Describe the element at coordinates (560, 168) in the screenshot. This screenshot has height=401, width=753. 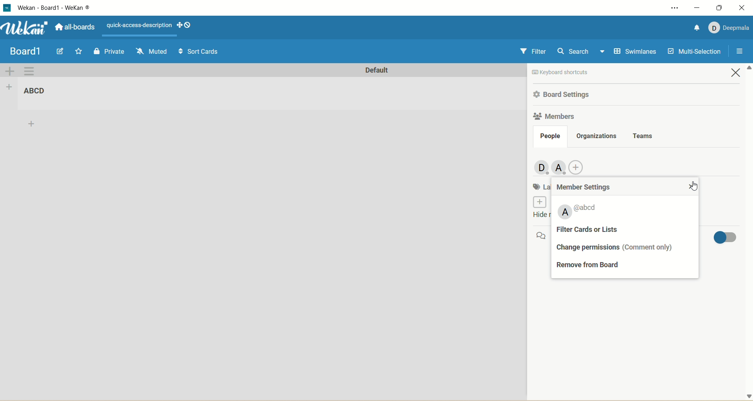
I see `member` at that location.